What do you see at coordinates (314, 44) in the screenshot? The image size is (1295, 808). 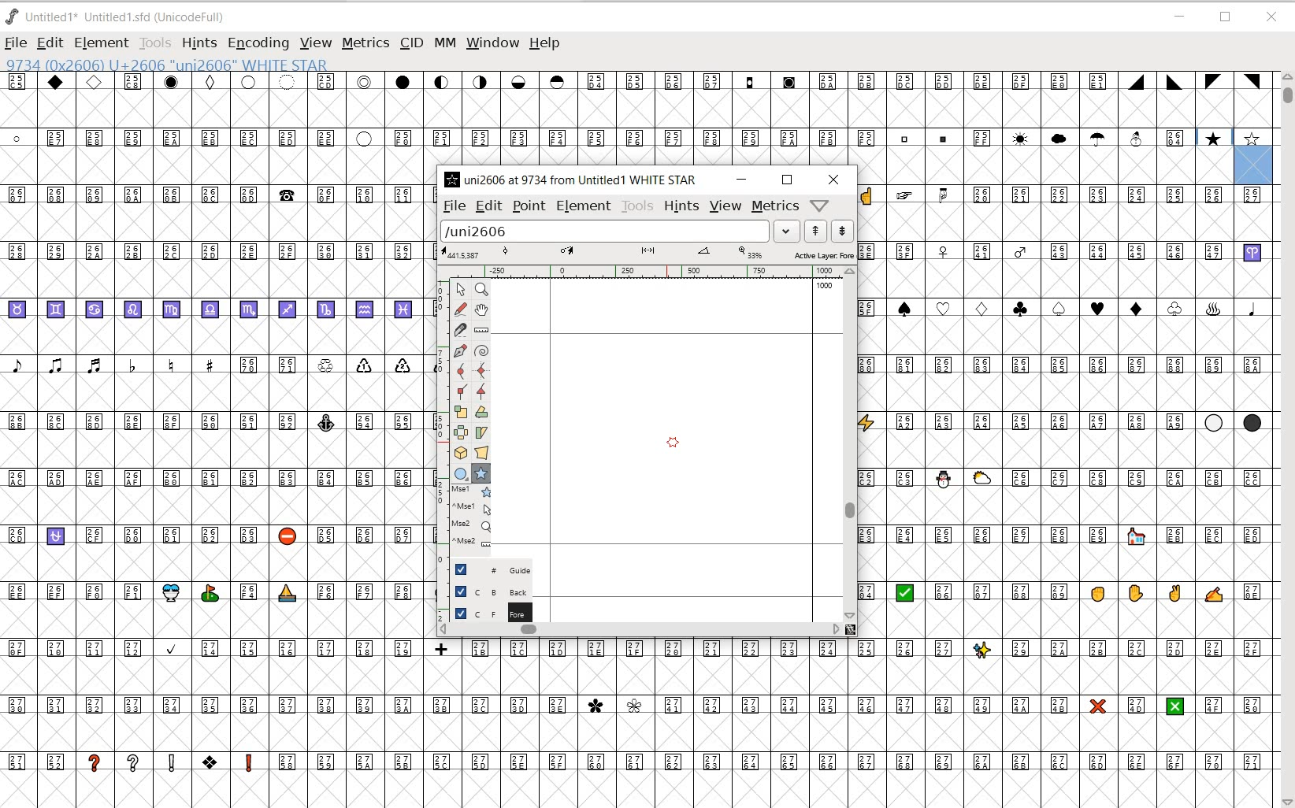 I see `VIEW` at bounding box center [314, 44].